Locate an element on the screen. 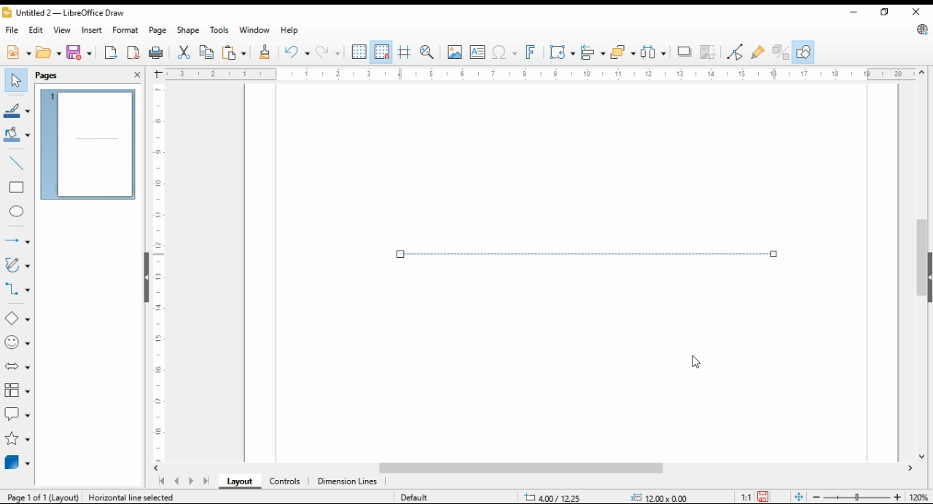 The height and width of the screenshot is (504, 933). symbol shapes is located at coordinates (18, 342).